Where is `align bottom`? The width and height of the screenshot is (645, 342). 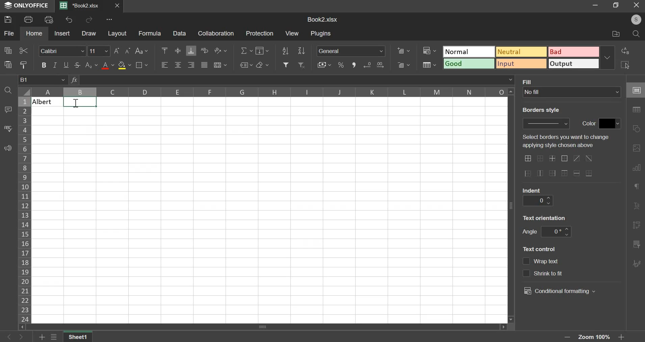 align bottom is located at coordinates (192, 51).